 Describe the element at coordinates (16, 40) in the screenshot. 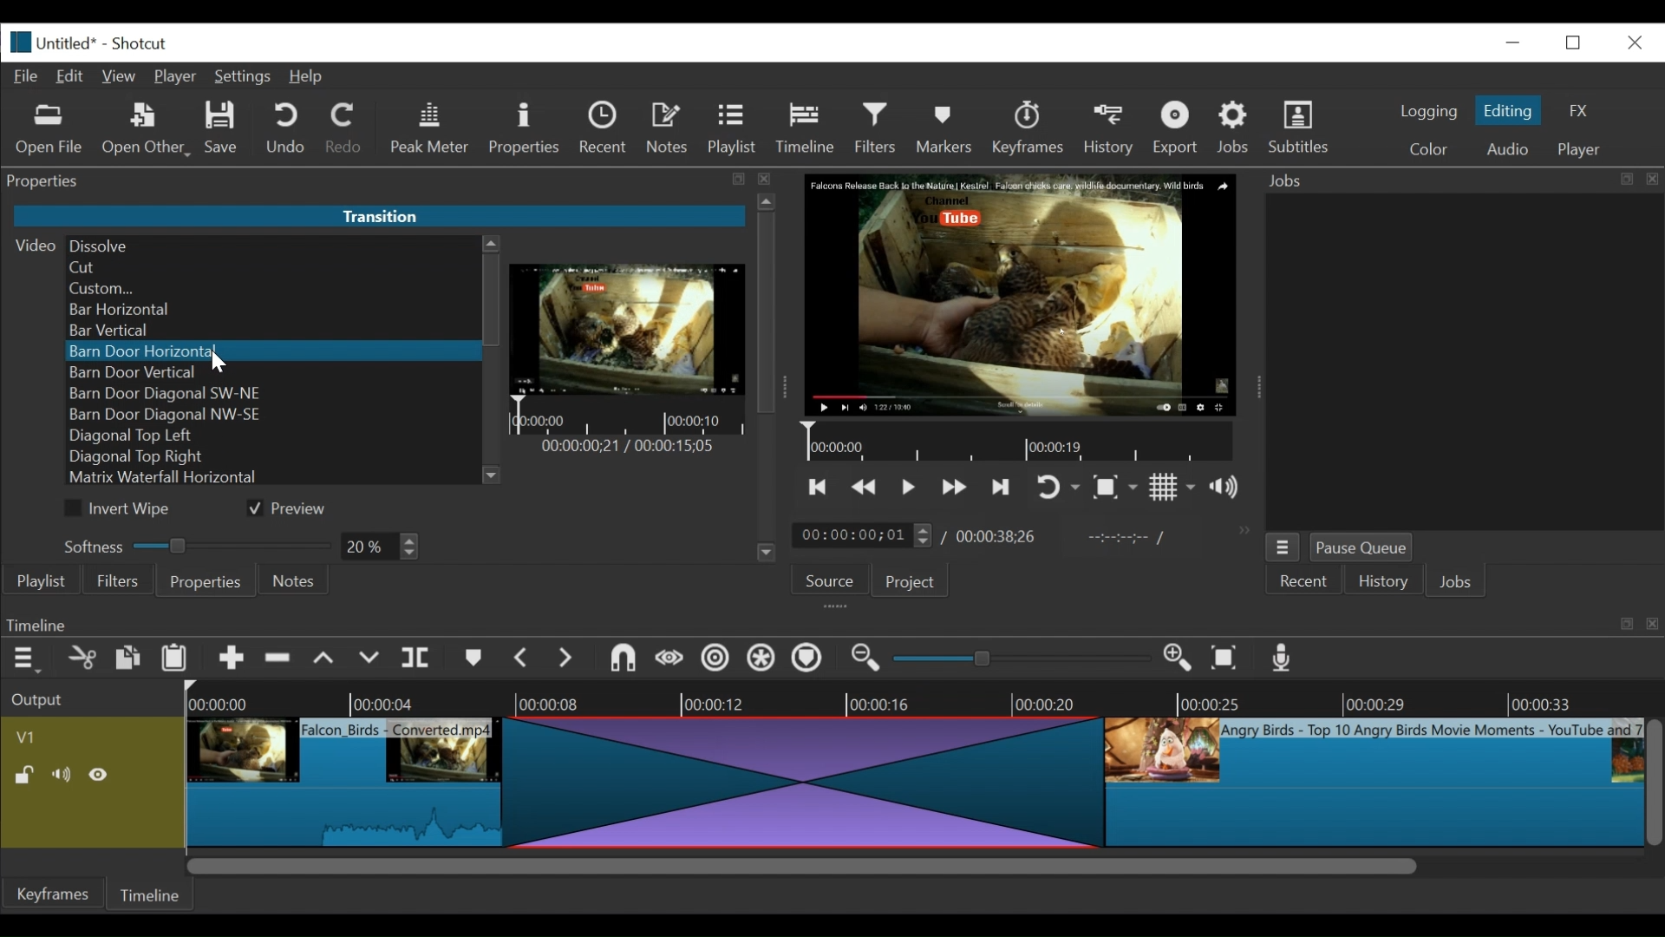

I see `Shotcut logo` at that location.